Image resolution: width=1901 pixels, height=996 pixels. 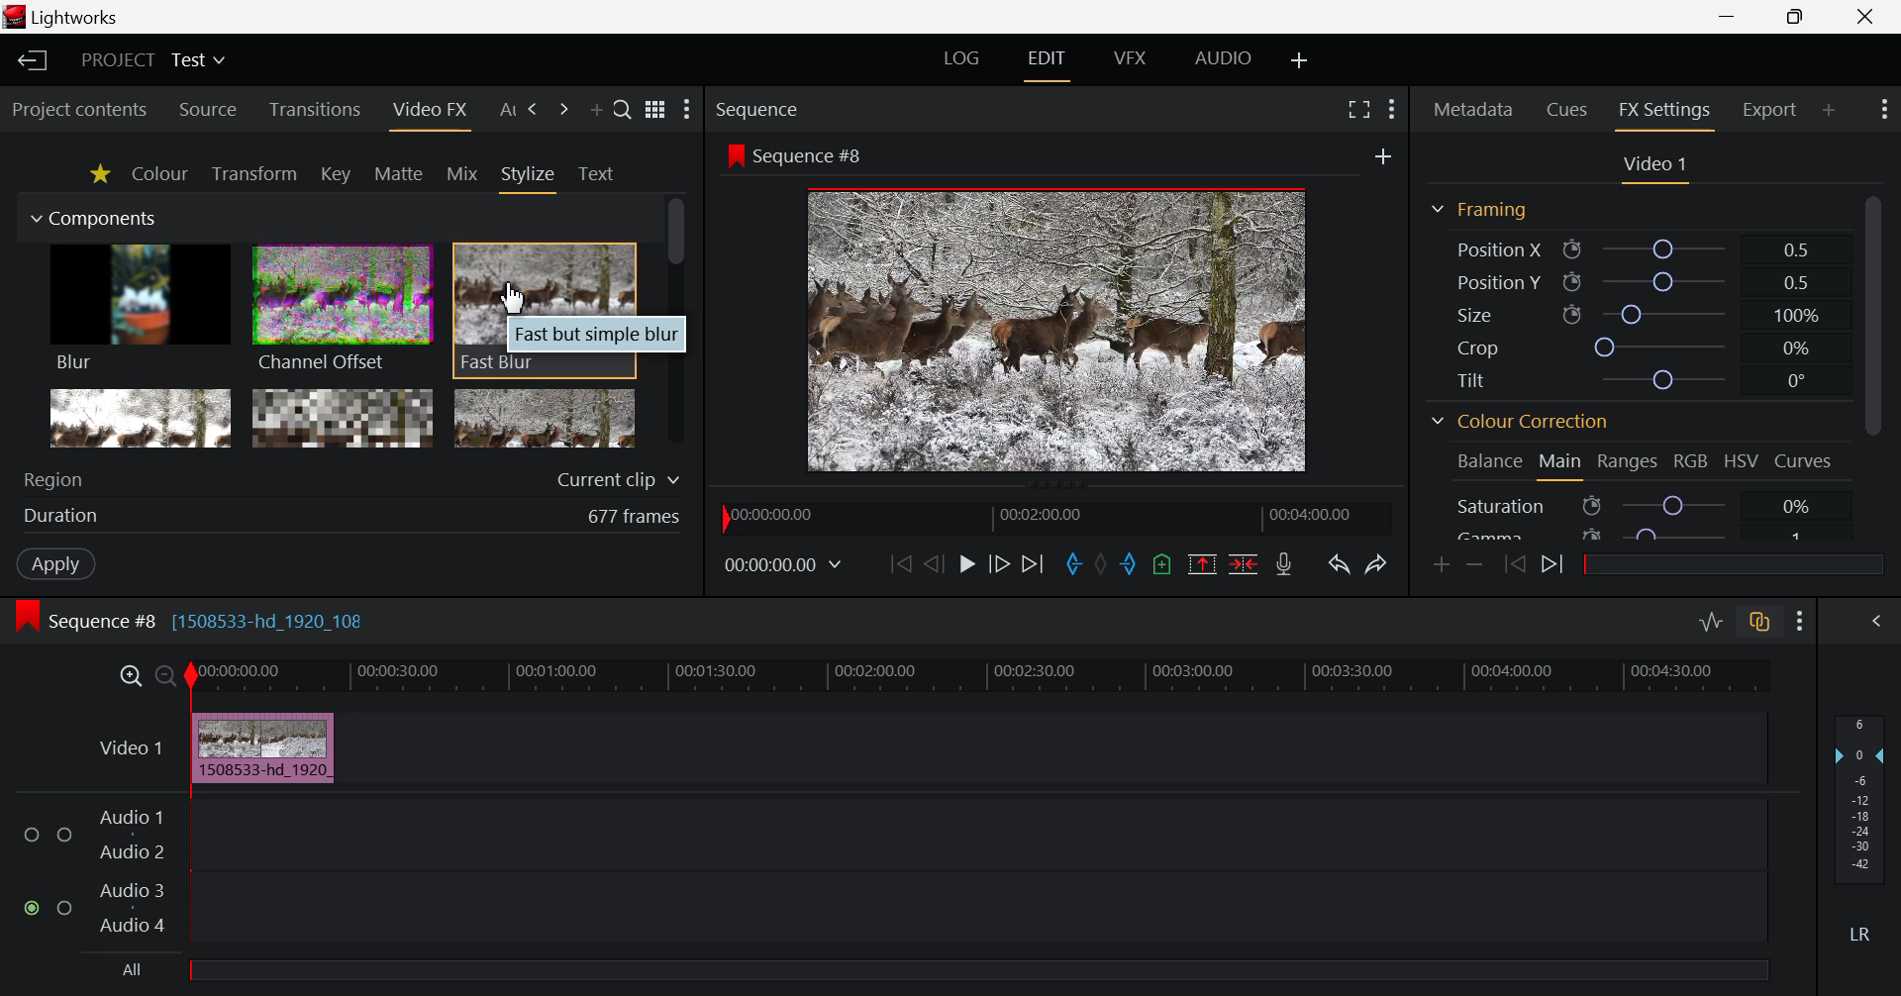 What do you see at coordinates (1301, 62) in the screenshot?
I see `Add Layout` at bounding box center [1301, 62].